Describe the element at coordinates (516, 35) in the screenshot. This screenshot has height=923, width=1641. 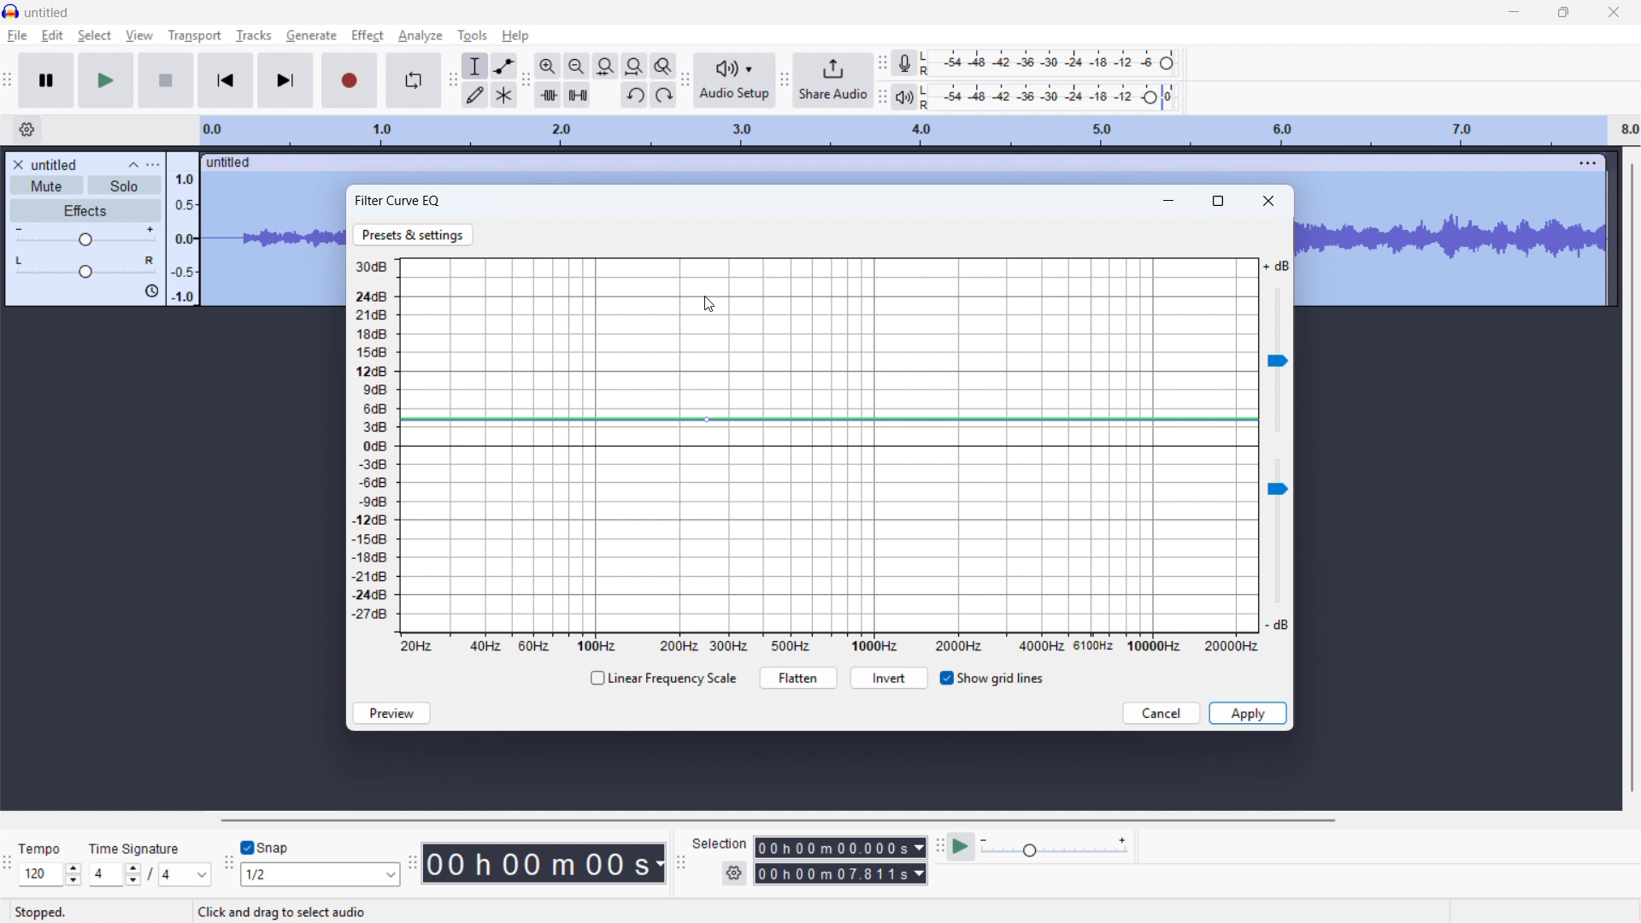
I see `help` at that location.